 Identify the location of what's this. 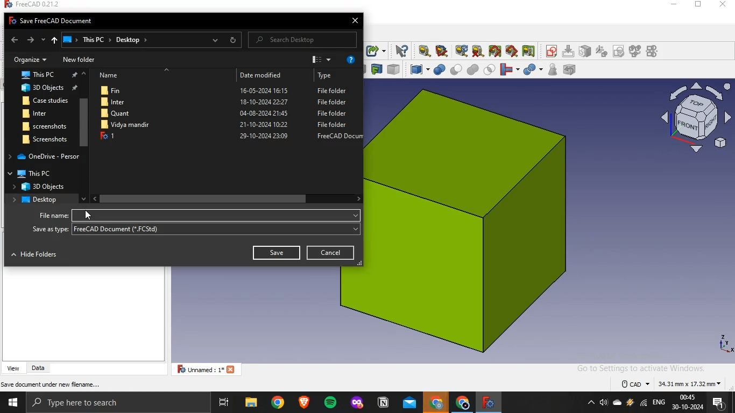
(402, 51).